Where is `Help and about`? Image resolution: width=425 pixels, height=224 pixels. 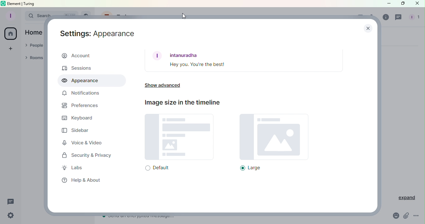
Help and about is located at coordinates (79, 180).